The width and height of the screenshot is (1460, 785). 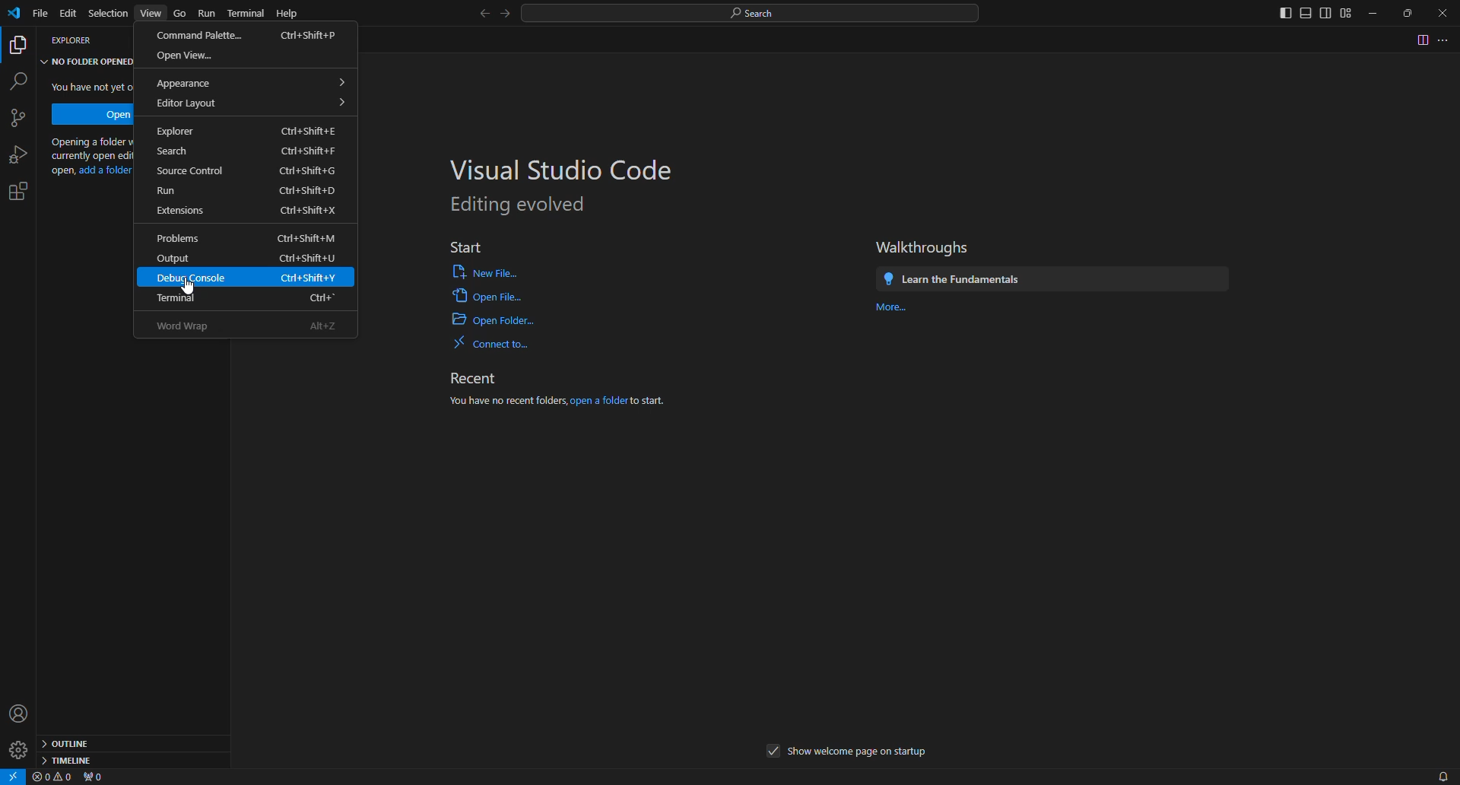 I want to click on More, so click(x=893, y=312).